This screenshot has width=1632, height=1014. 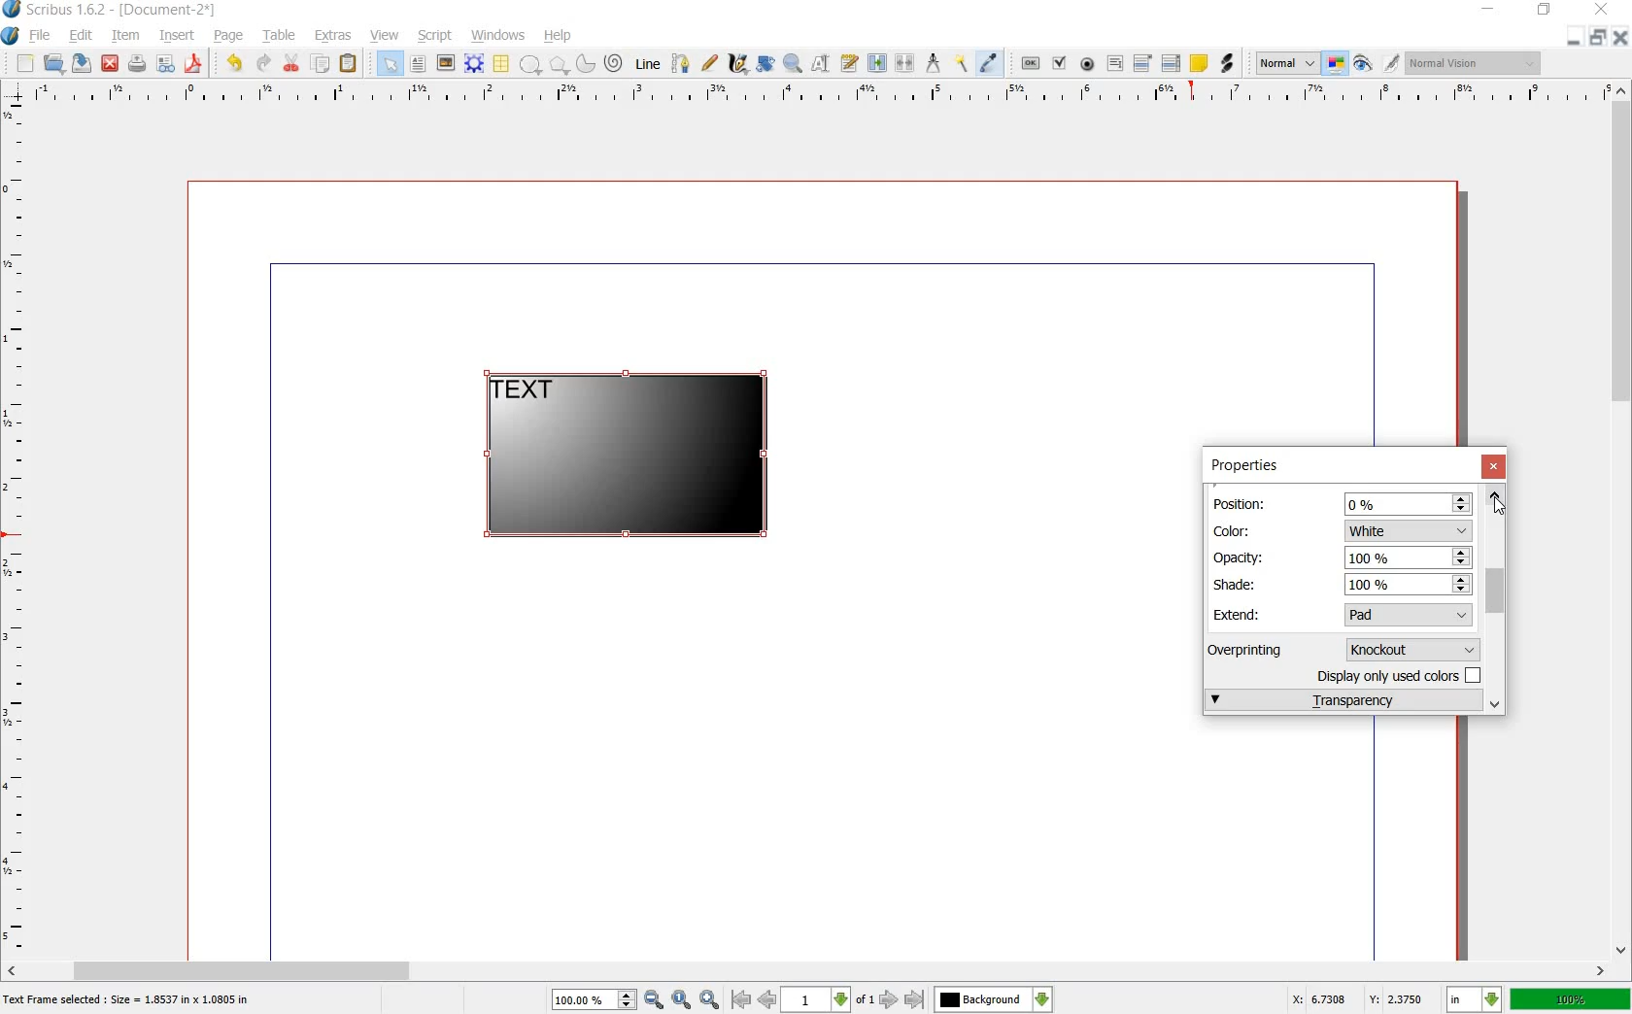 I want to click on Background, so click(x=994, y=999).